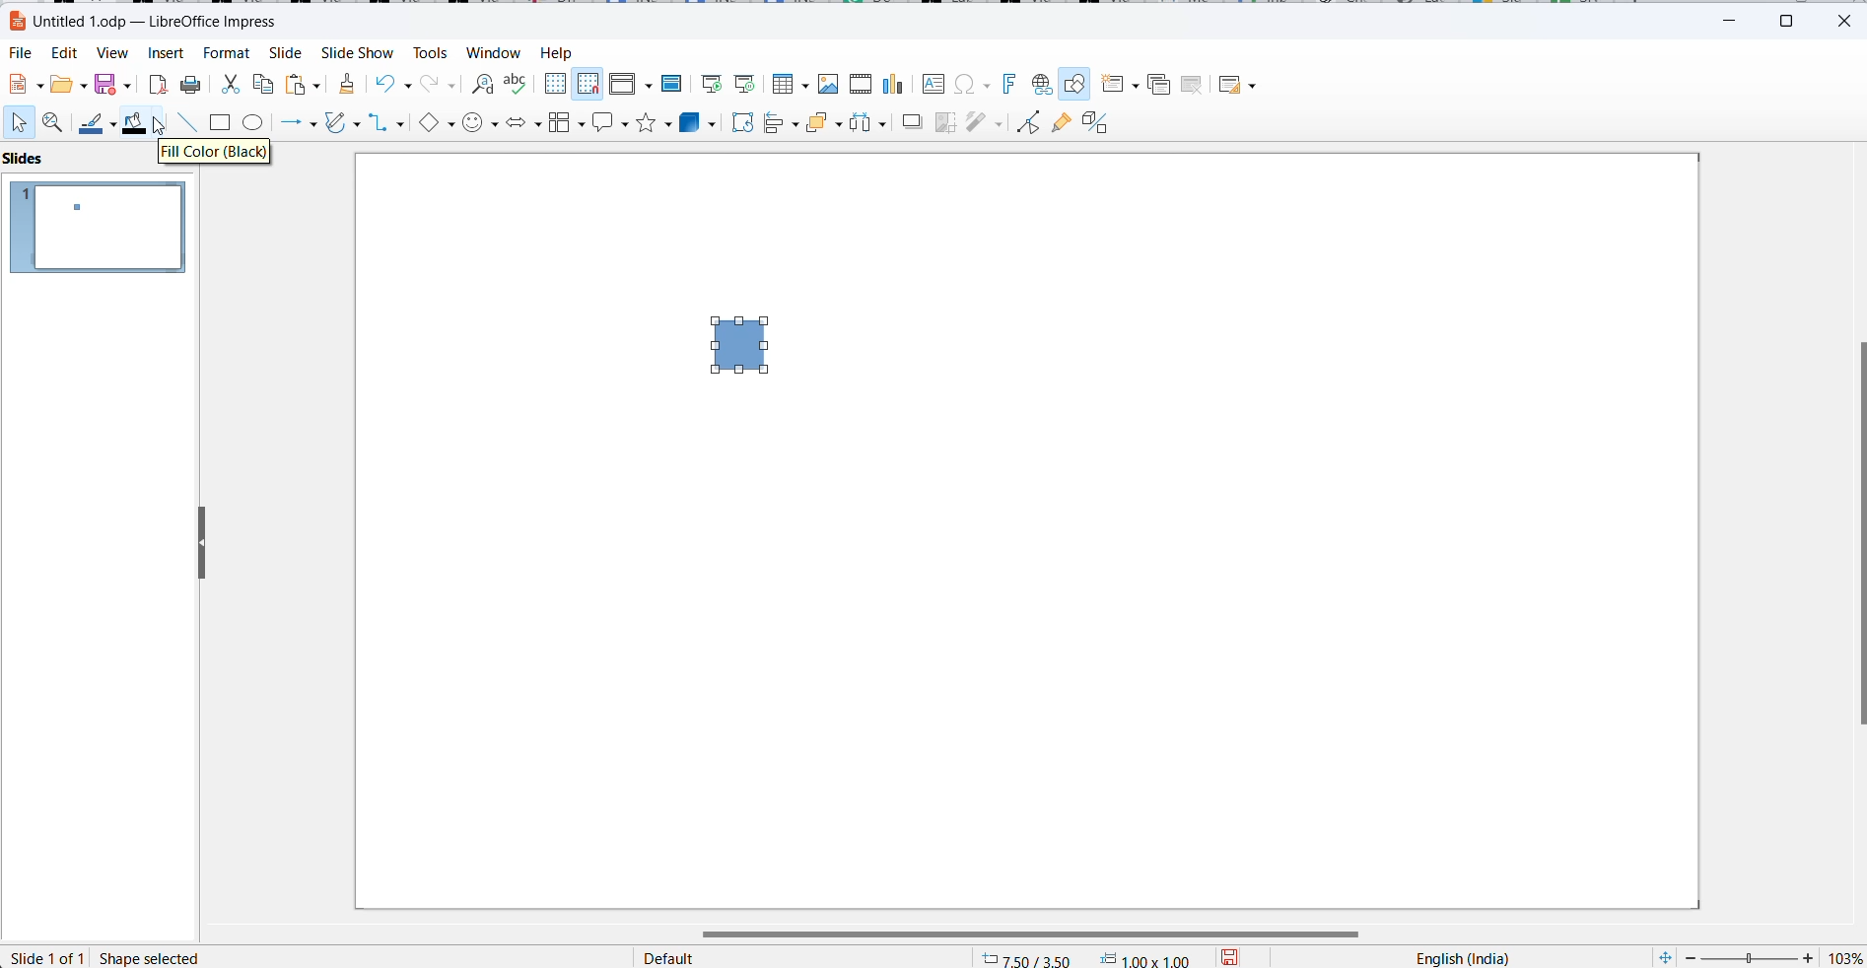 Image resolution: width=1867 pixels, height=968 pixels. What do you see at coordinates (629, 82) in the screenshot?
I see `Display views` at bounding box center [629, 82].